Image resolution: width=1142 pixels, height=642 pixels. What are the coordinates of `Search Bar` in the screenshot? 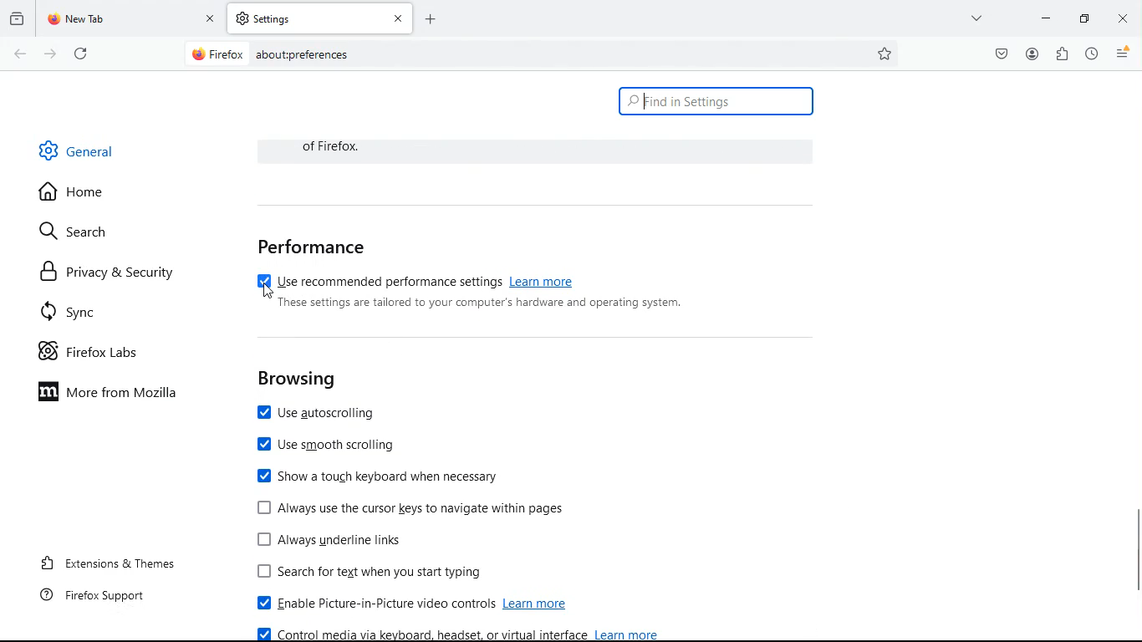 It's located at (540, 53).